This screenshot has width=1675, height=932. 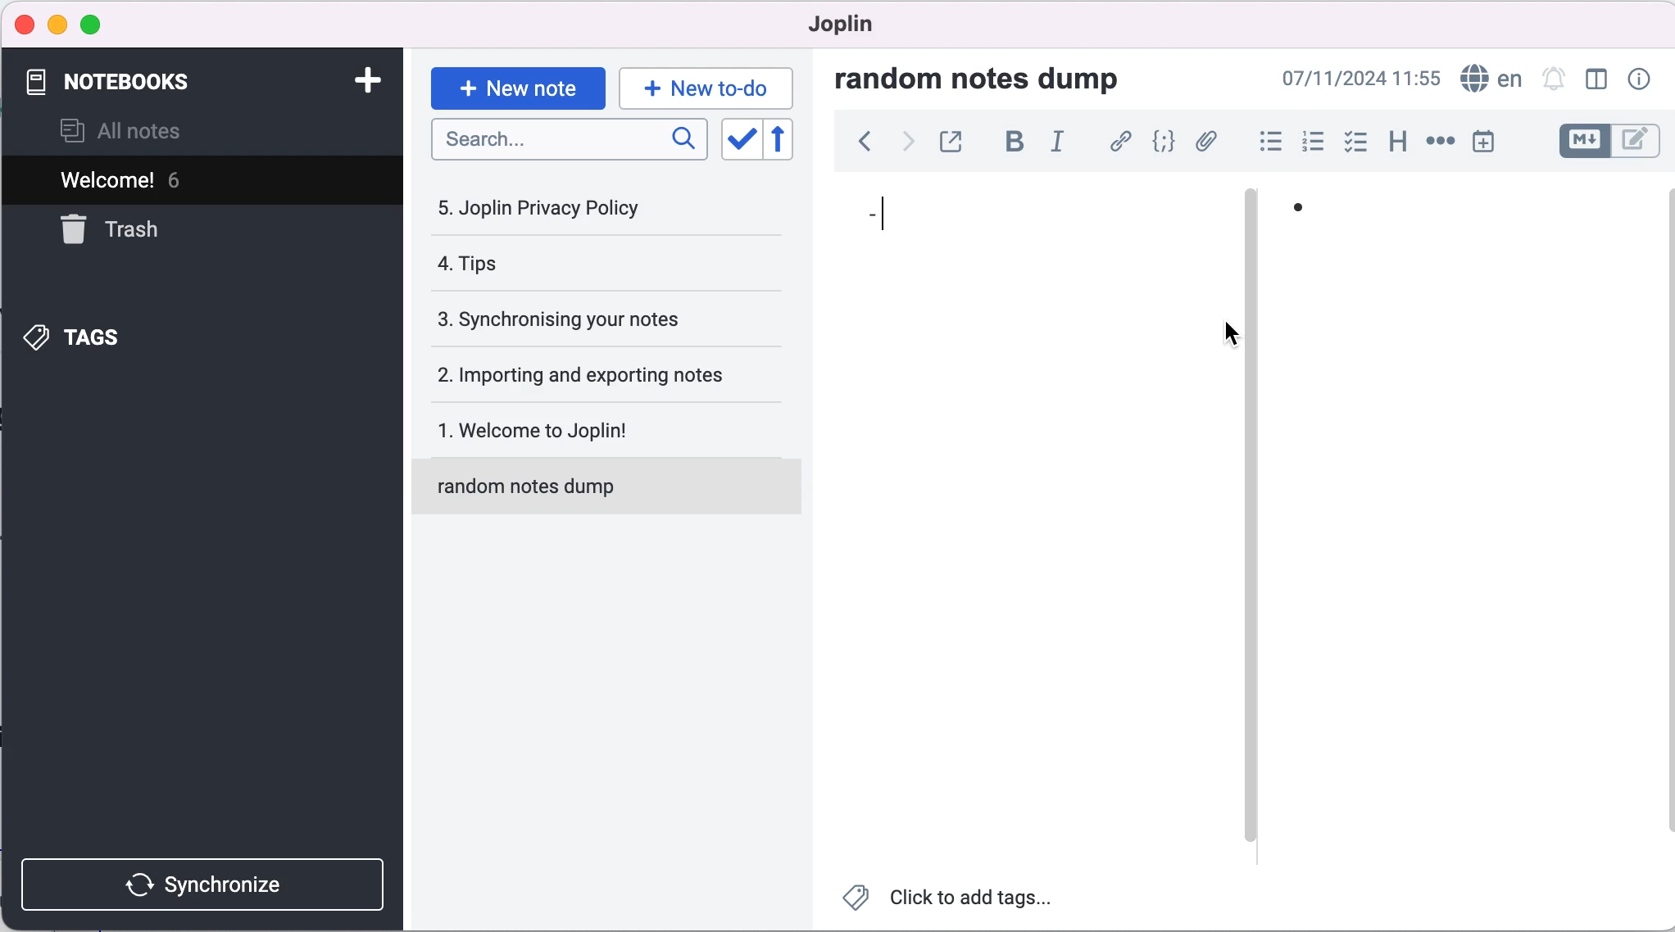 What do you see at coordinates (1554, 80) in the screenshot?
I see `set alarm` at bounding box center [1554, 80].